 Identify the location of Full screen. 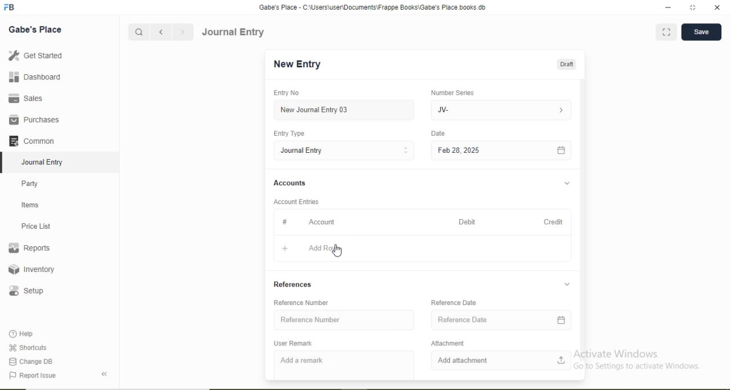
(667, 31).